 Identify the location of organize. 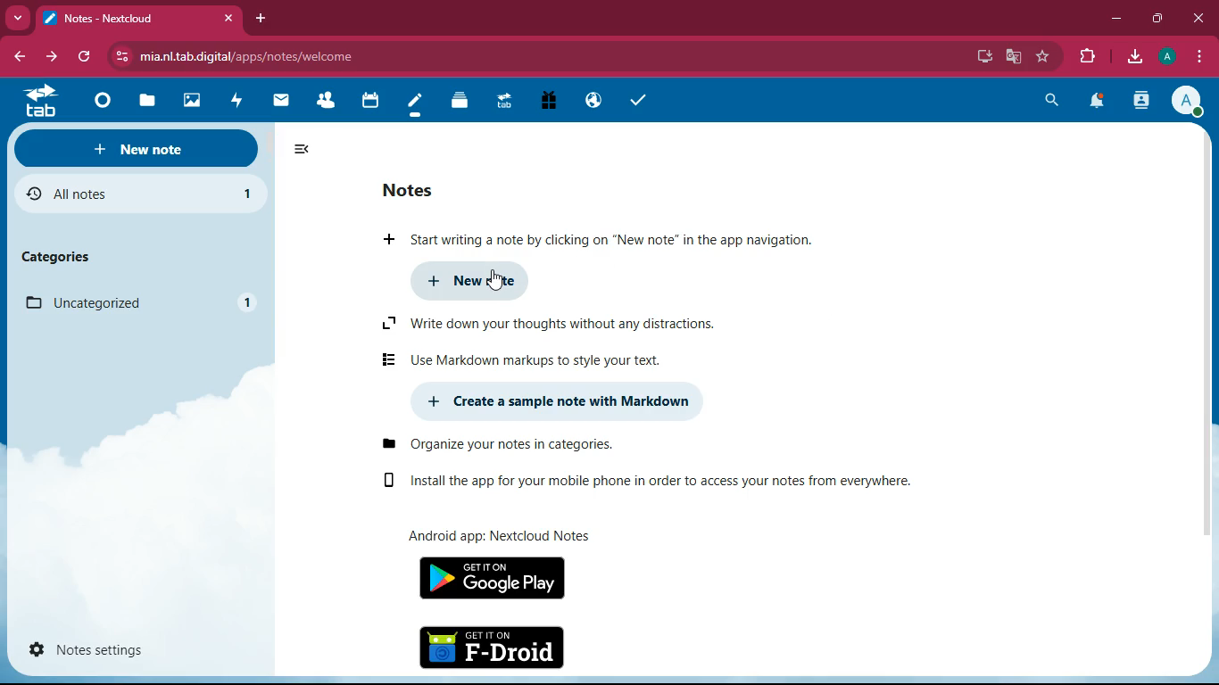
(495, 444).